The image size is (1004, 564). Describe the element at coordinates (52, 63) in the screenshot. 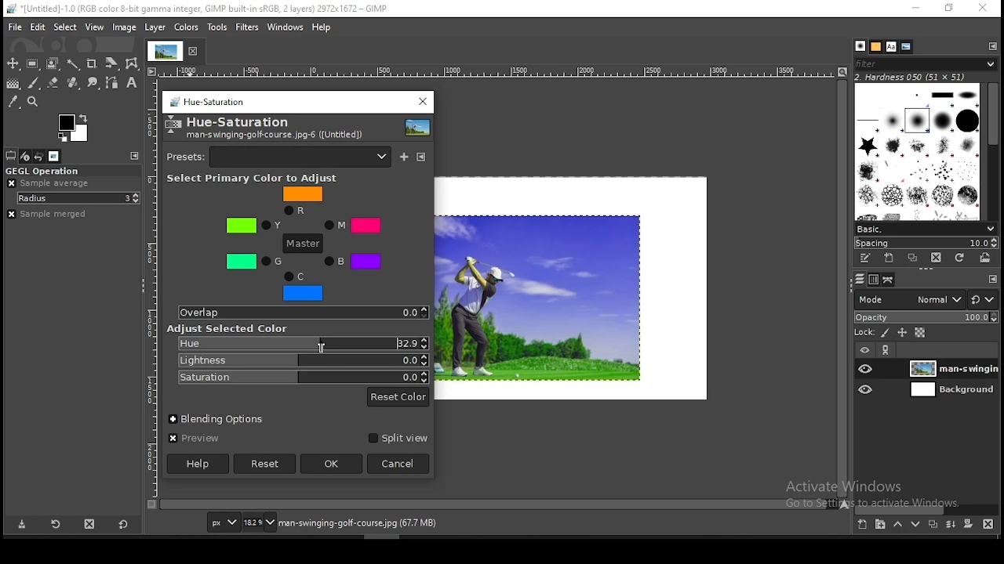

I see `foreground select tool` at that location.